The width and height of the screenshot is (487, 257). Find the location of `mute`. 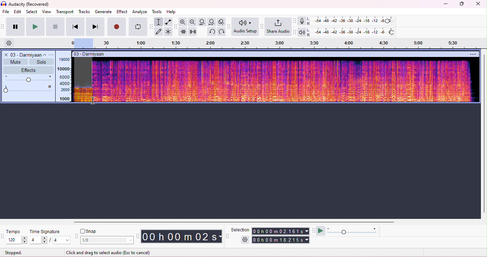

mute is located at coordinates (16, 61).